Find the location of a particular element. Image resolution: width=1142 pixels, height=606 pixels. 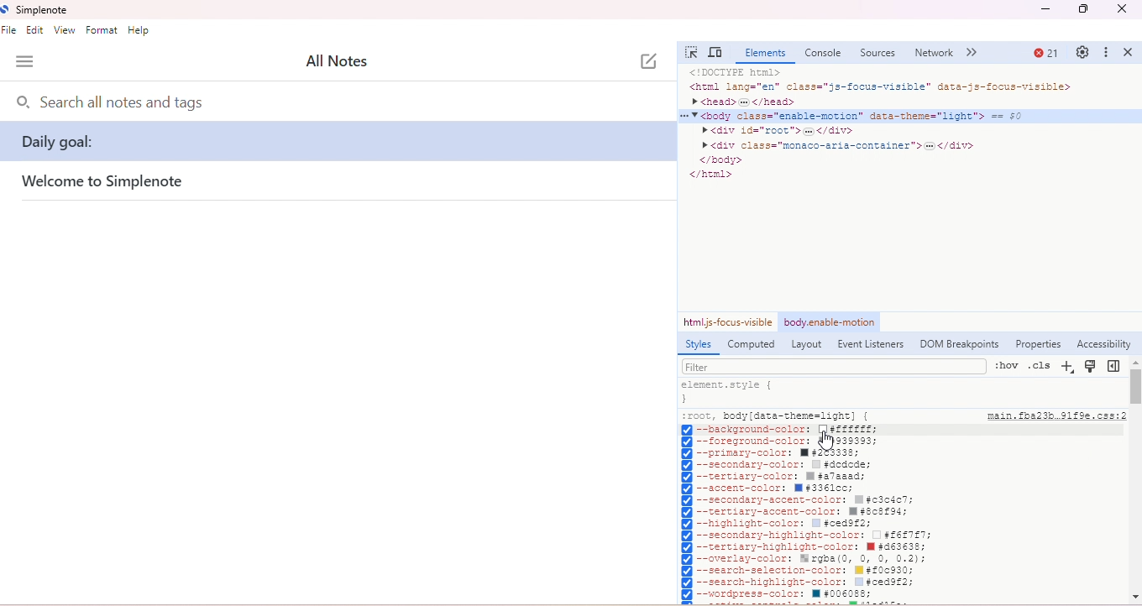

tertiary color is located at coordinates (778, 477).